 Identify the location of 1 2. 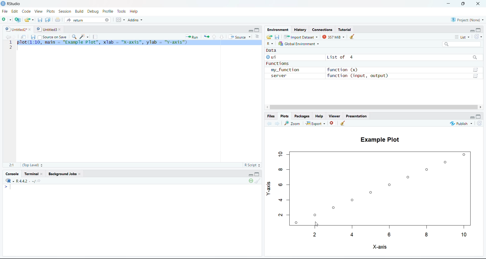
(11, 45).